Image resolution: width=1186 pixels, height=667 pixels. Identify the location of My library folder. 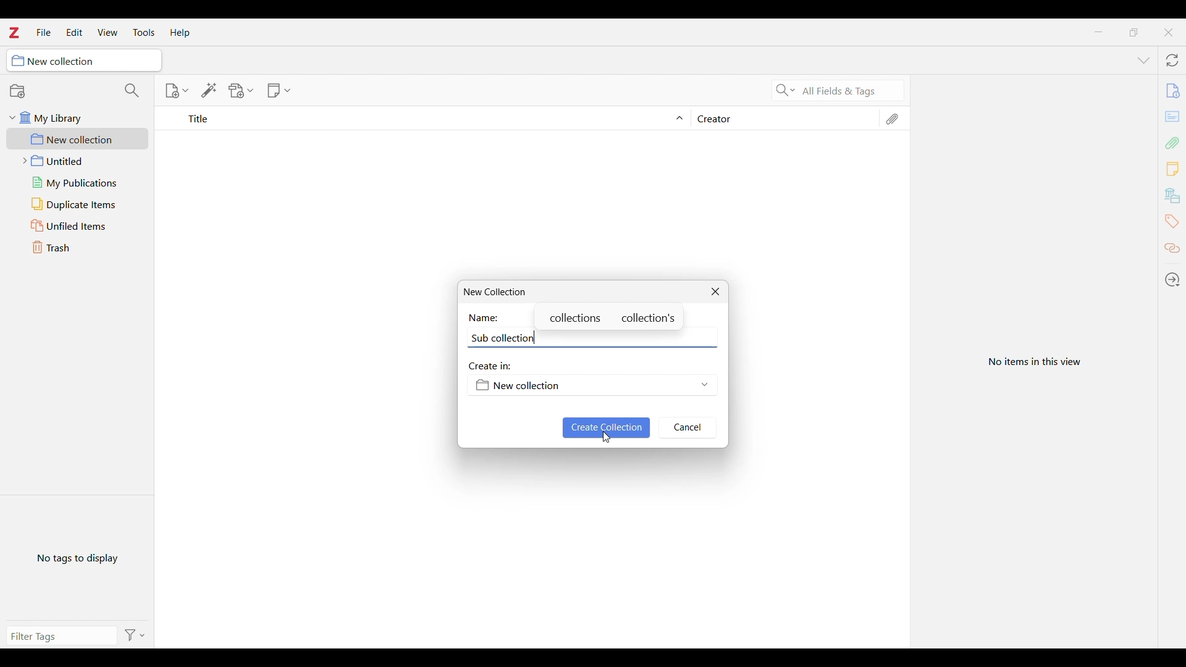
(78, 118).